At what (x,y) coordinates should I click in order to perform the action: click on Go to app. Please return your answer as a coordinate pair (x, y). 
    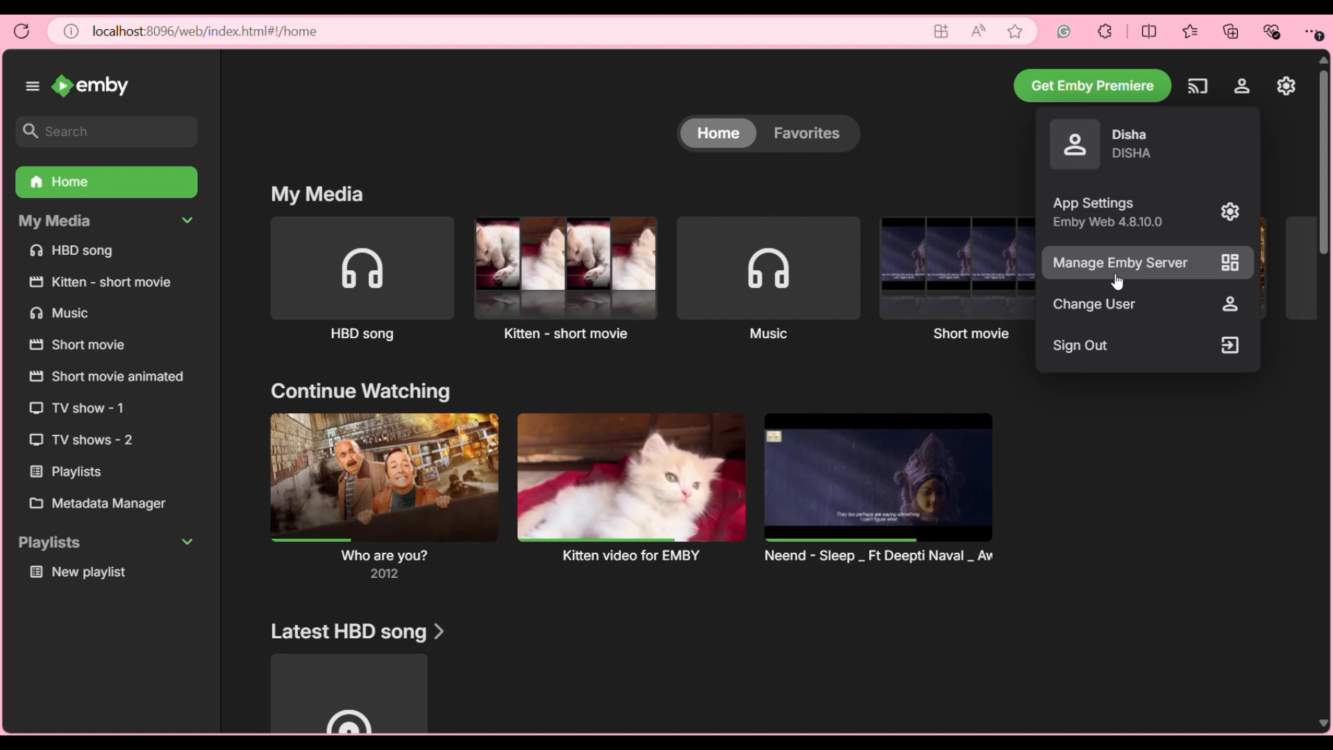
    Looking at the image, I should click on (942, 31).